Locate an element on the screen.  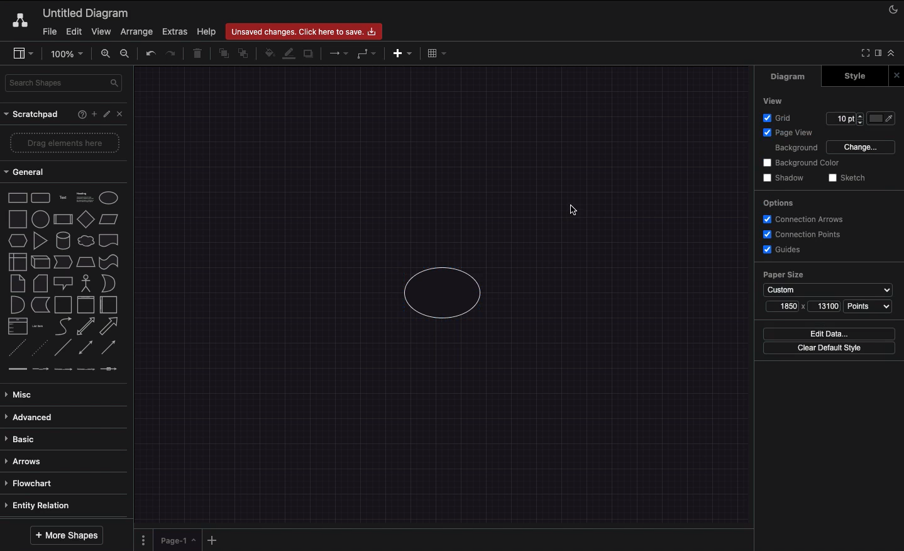
Cube is located at coordinates (40, 262).